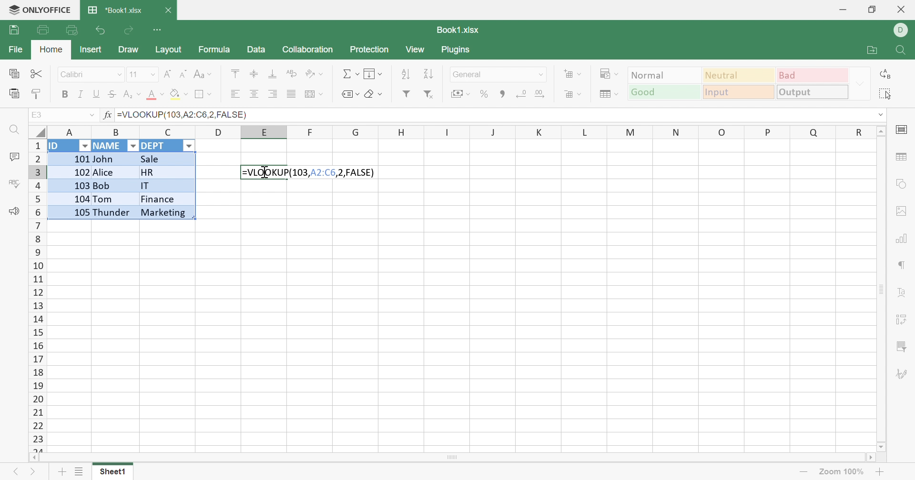 The image size is (915, 480). I want to click on Scroll Up, so click(883, 131).